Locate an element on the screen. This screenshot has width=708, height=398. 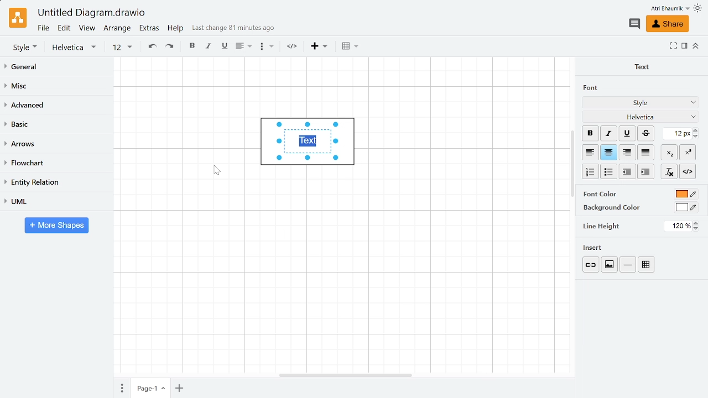
Decrease indent is located at coordinates (645, 171).